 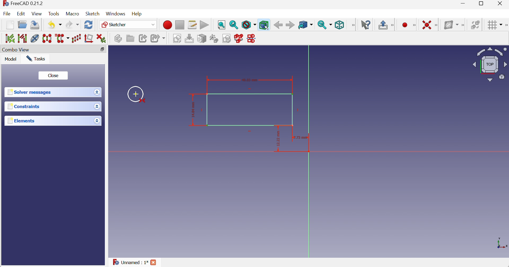 I want to click on [Sketcher edit tools], so click(x=506, y=25).